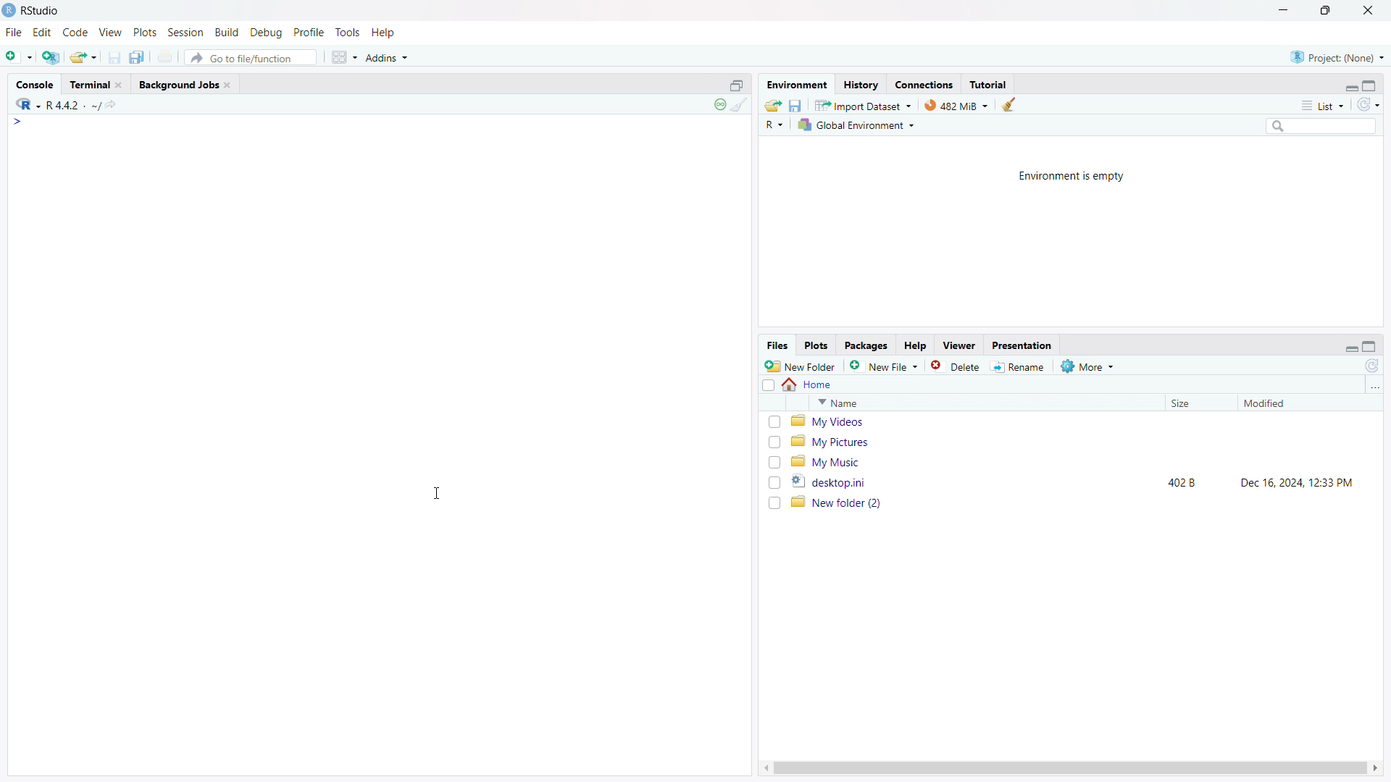 This screenshot has height=782, width=1391. Describe the element at coordinates (9, 10) in the screenshot. I see `rstudio logo` at that location.